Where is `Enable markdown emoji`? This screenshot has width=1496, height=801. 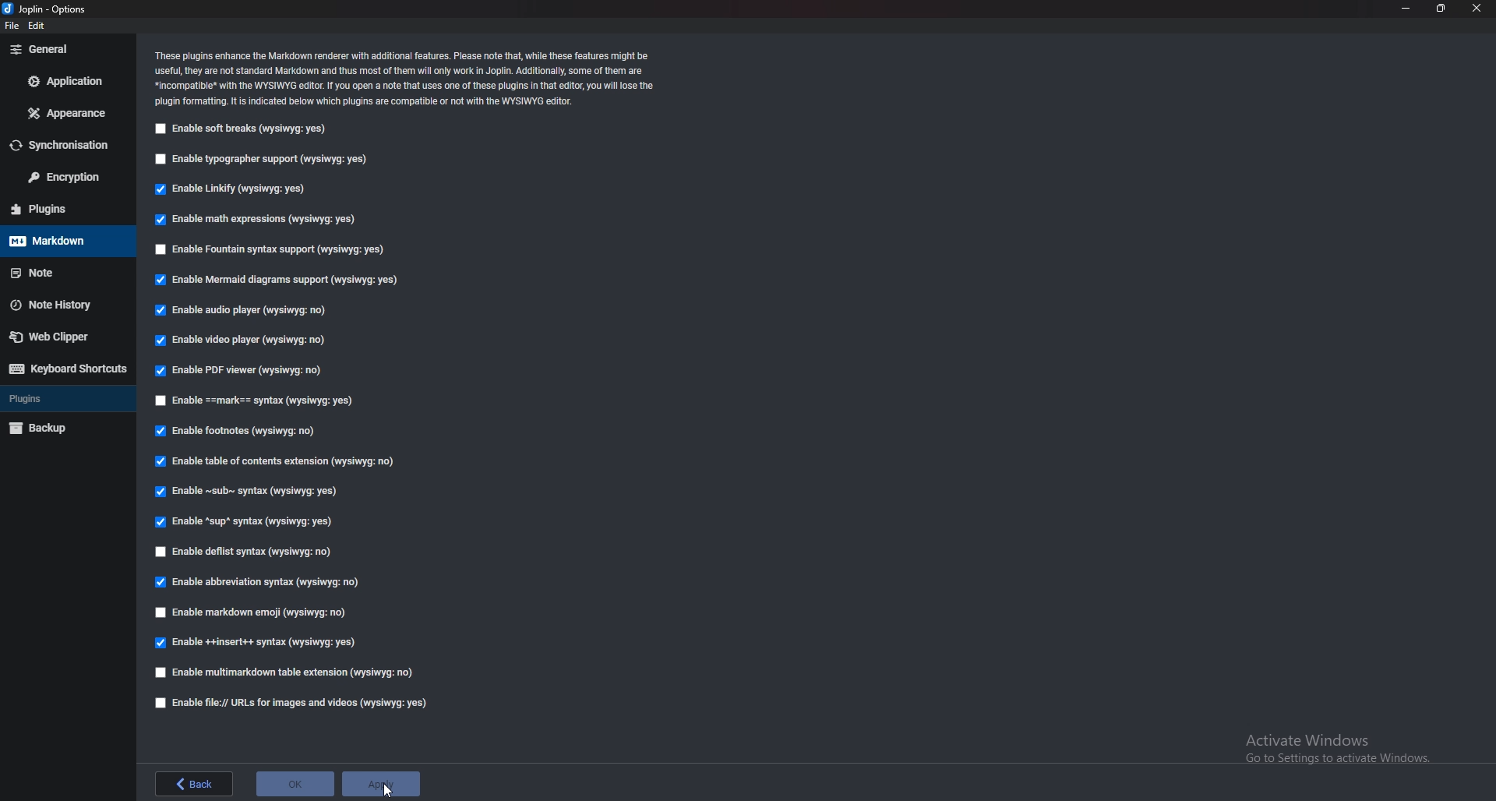 Enable markdown emoji is located at coordinates (258, 611).